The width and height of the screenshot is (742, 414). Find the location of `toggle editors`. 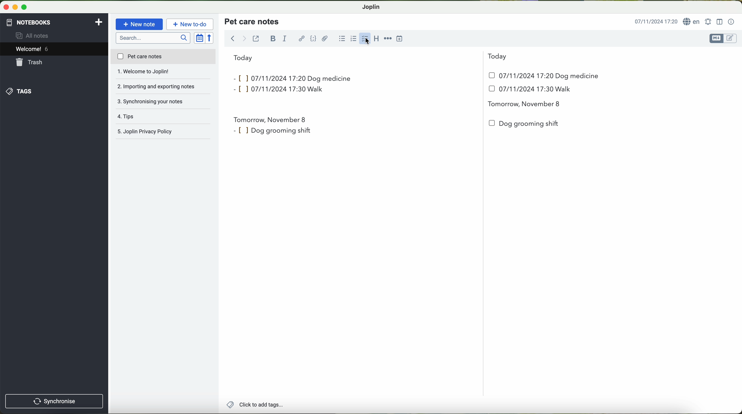

toggle editors is located at coordinates (722, 39).